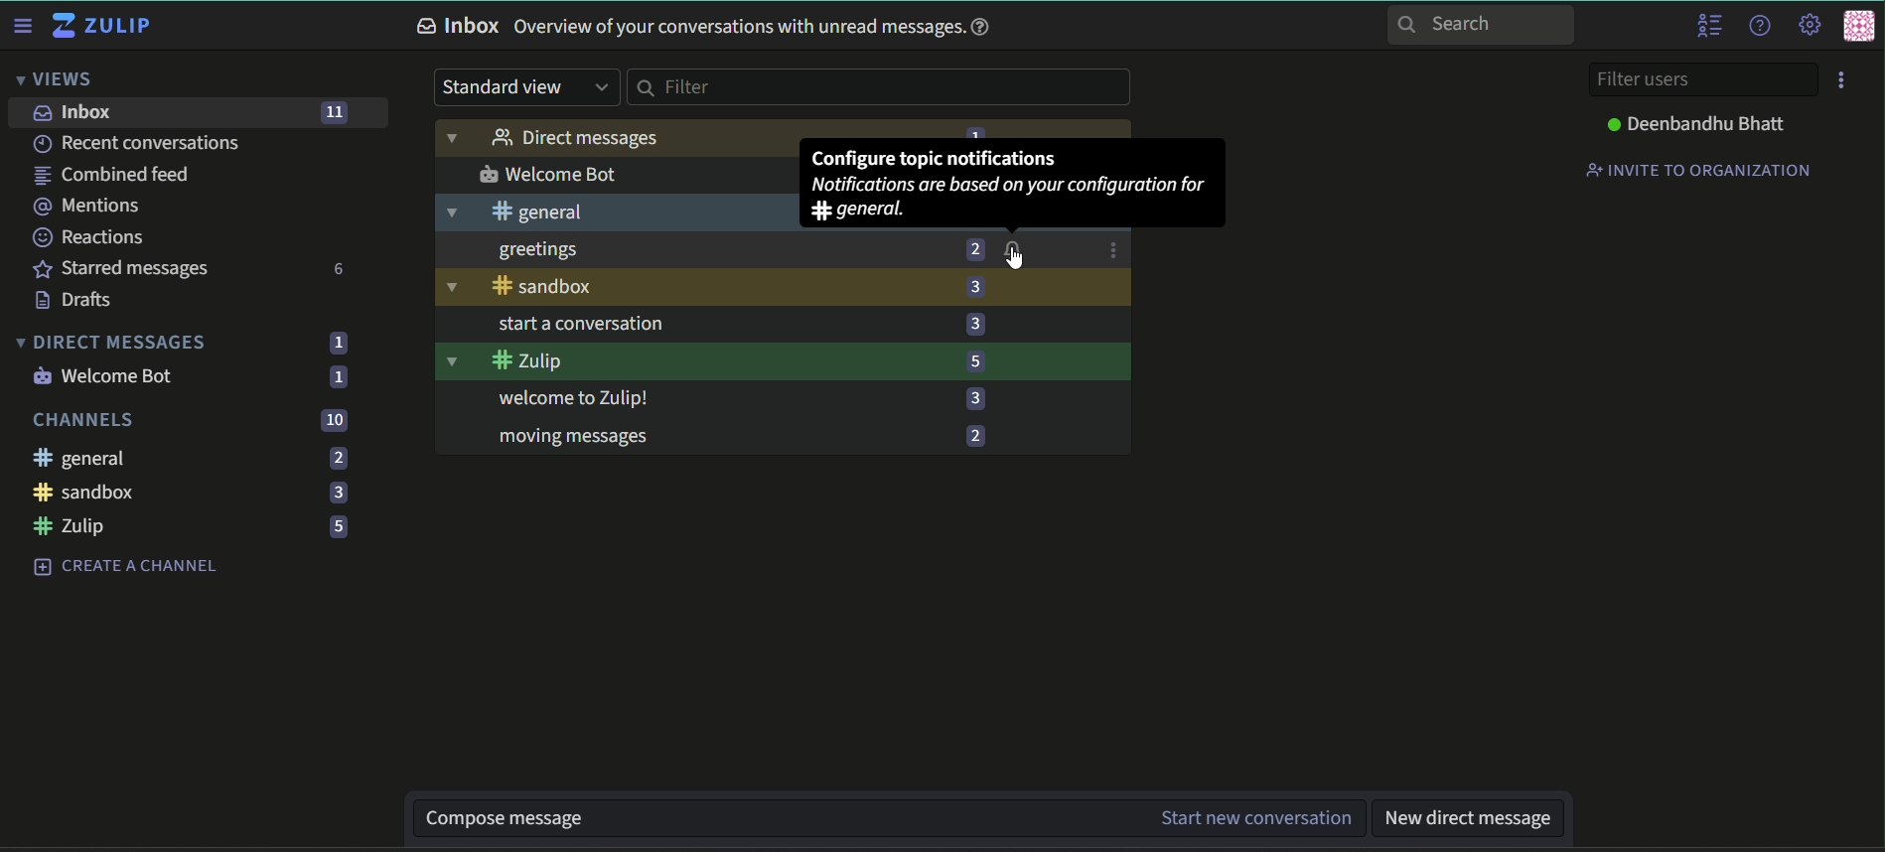  I want to click on welcome to Zulip!, so click(715, 398).